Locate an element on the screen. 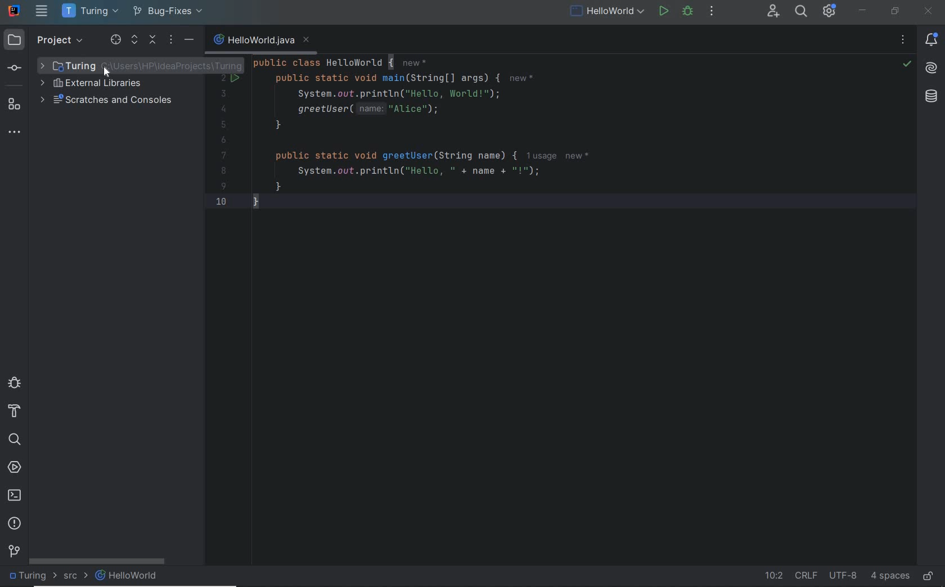 The width and height of the screenshot is (945, 587). services is located at coordinates (15, 468).